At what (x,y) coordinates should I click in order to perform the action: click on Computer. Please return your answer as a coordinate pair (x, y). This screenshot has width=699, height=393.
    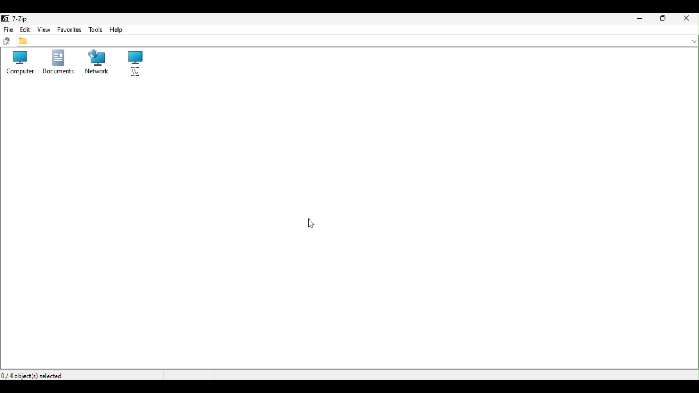
    Looking at the image, I should click on (19, 63).